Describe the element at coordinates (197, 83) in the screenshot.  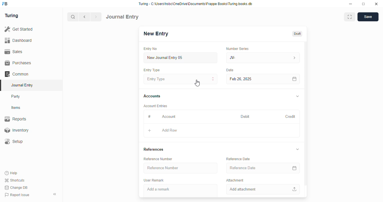
I see `cursor` at that location.